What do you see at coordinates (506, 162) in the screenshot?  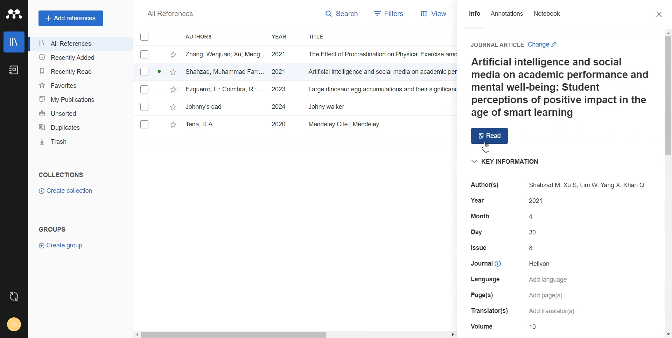 I see `Key information ` at bounding box center [506, 162].